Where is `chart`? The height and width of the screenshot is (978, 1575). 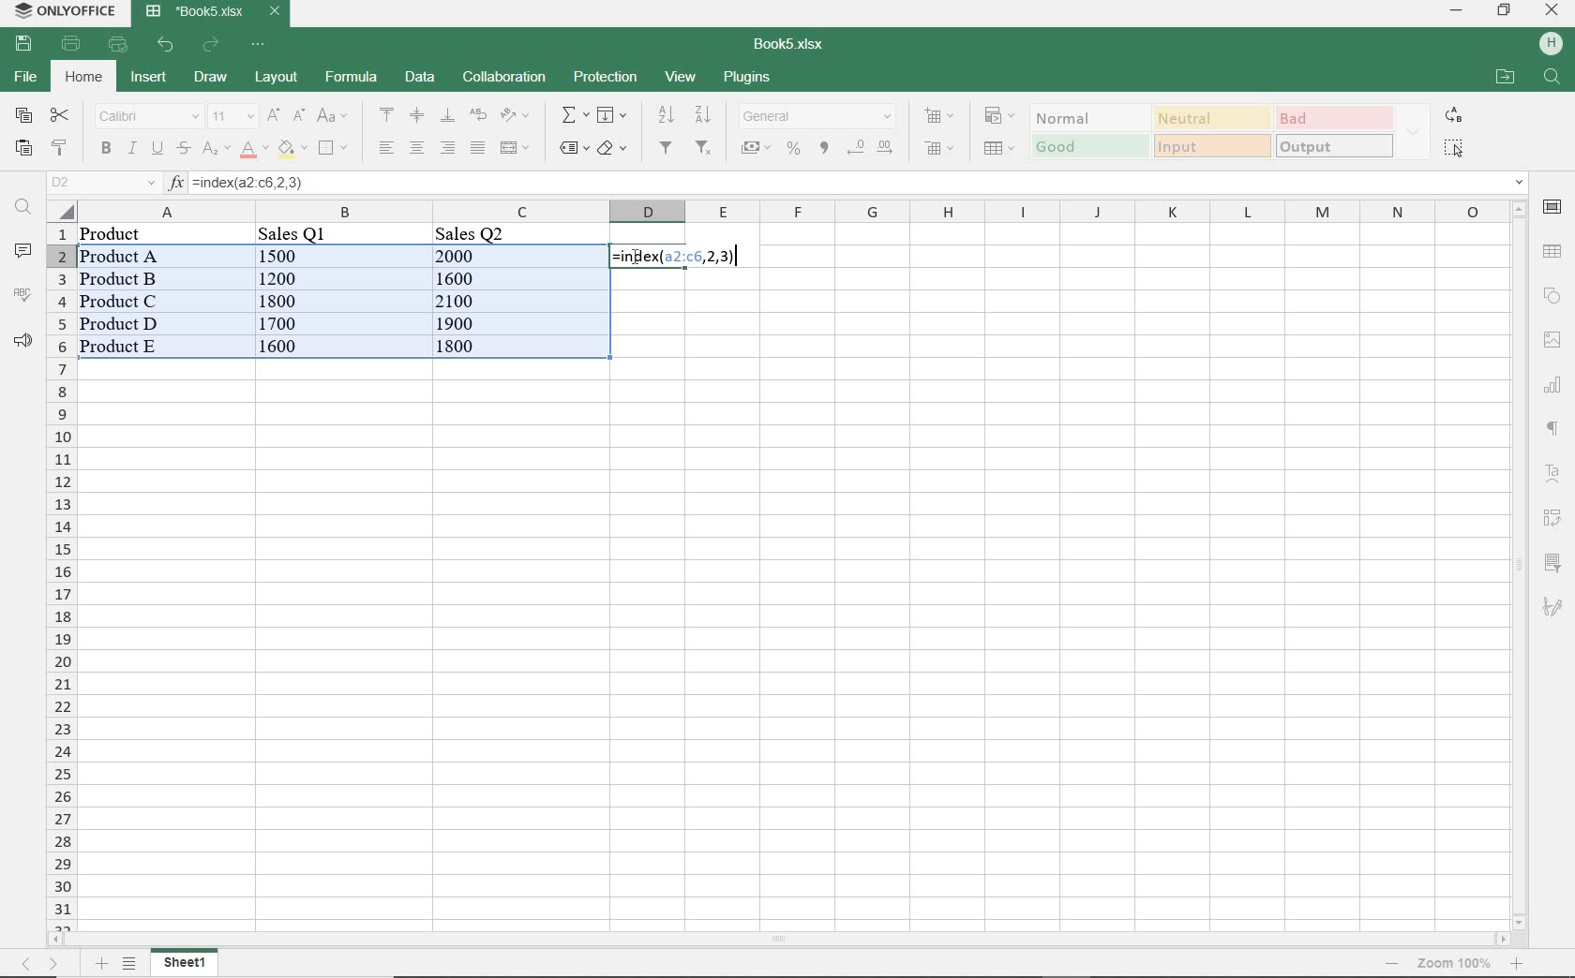
chart is located at coordinates (1552, 384).